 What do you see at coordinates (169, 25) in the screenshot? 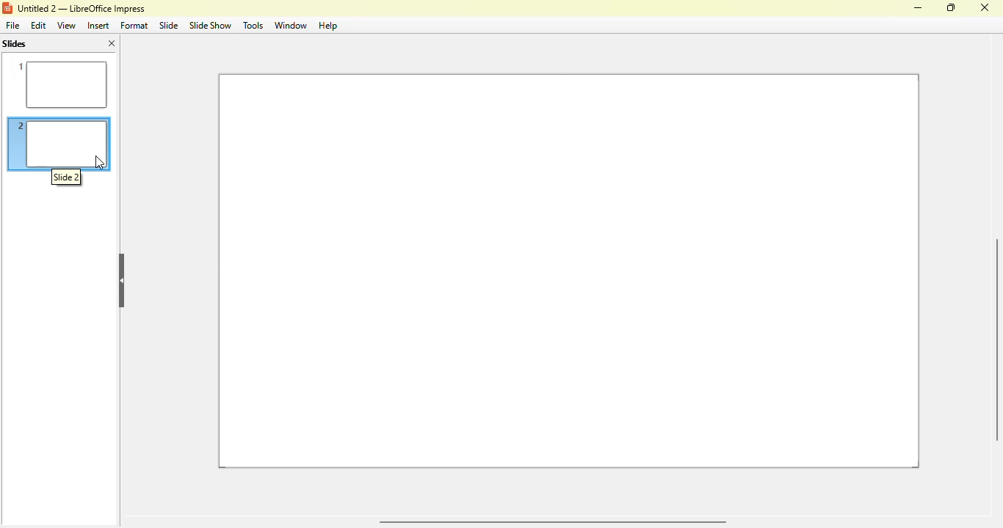
I see `slide` at bounding box center [169, 25].